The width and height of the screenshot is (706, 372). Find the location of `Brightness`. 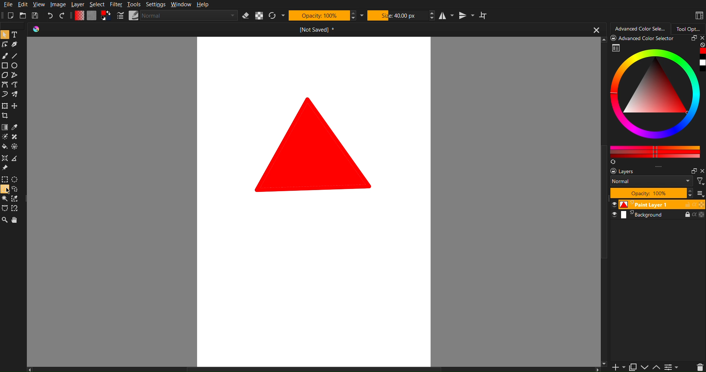

Brightness is located at coordinates (4, 137).